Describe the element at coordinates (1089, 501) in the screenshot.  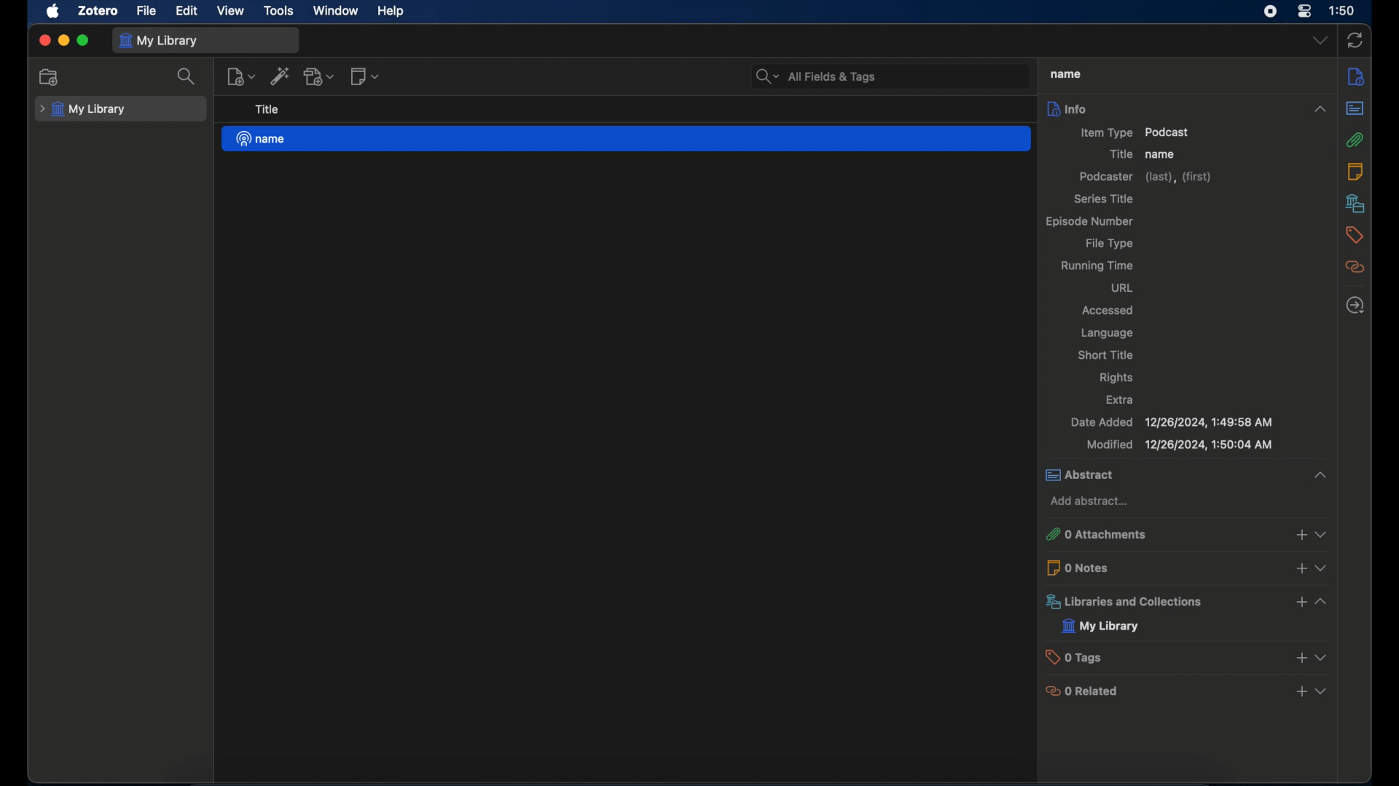
I see `add abstract` at that location.